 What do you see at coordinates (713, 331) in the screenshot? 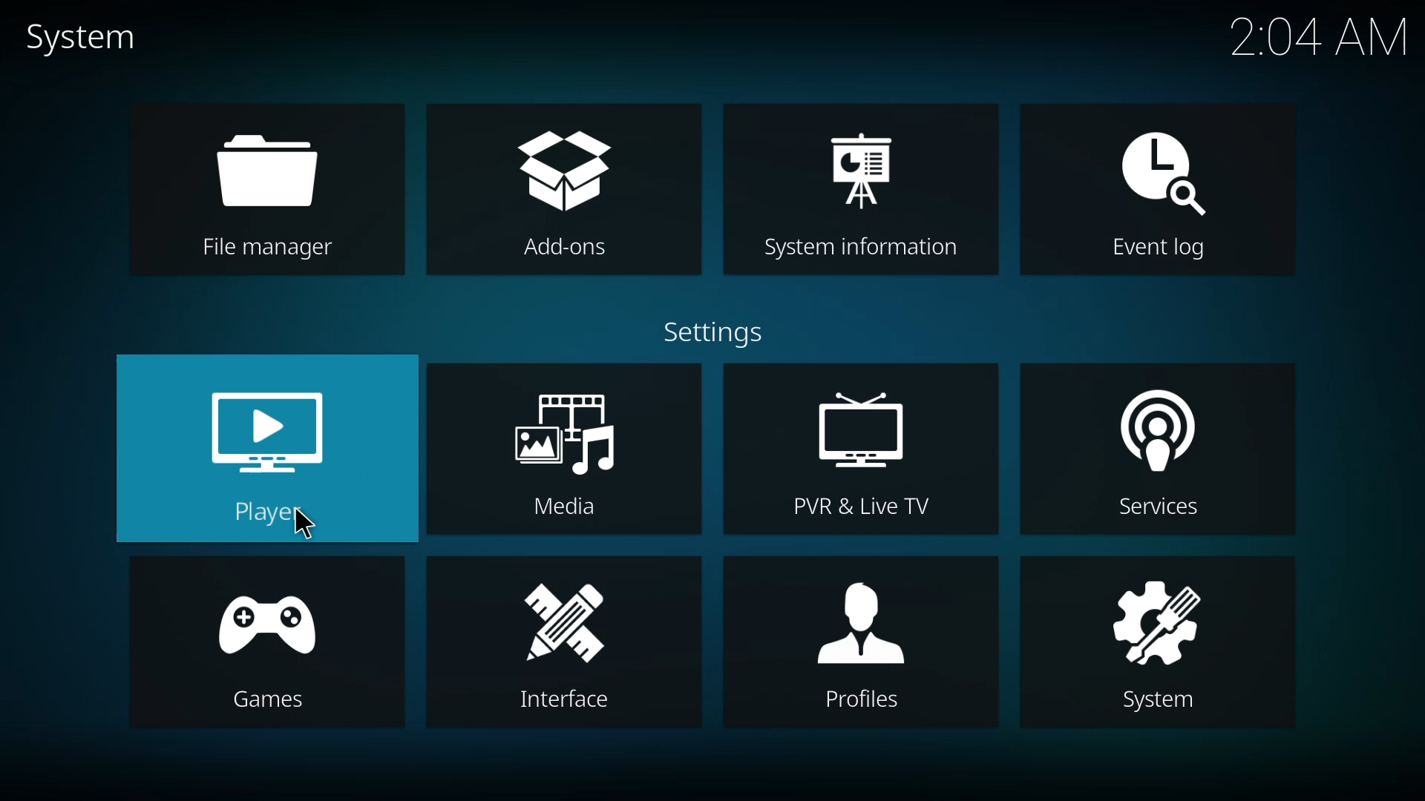
I see `settings` at bounding box center [713, 331].